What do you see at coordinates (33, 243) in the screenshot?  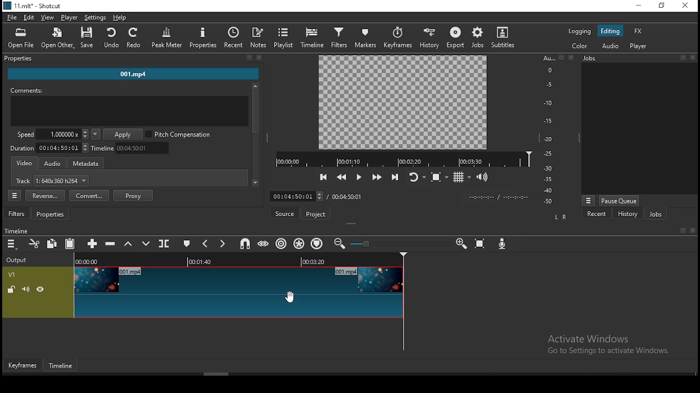 I see `cut` at bounding box center [33, 243].